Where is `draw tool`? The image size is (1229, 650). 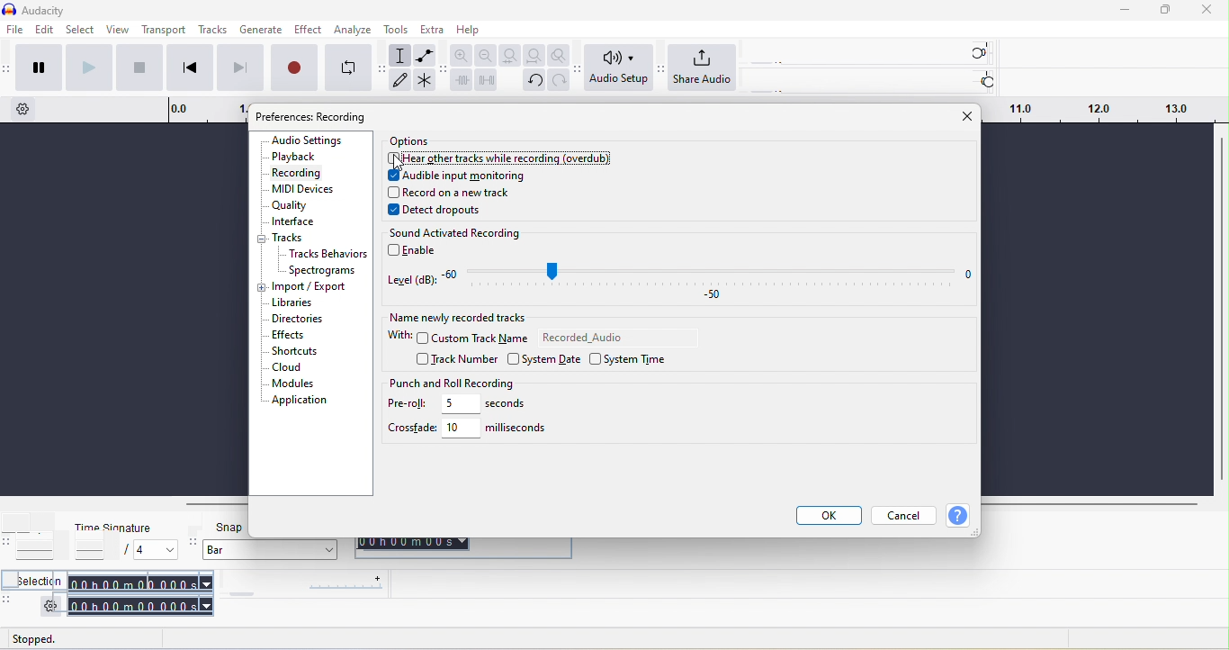 draw tool is located at coordinates (400, 79).